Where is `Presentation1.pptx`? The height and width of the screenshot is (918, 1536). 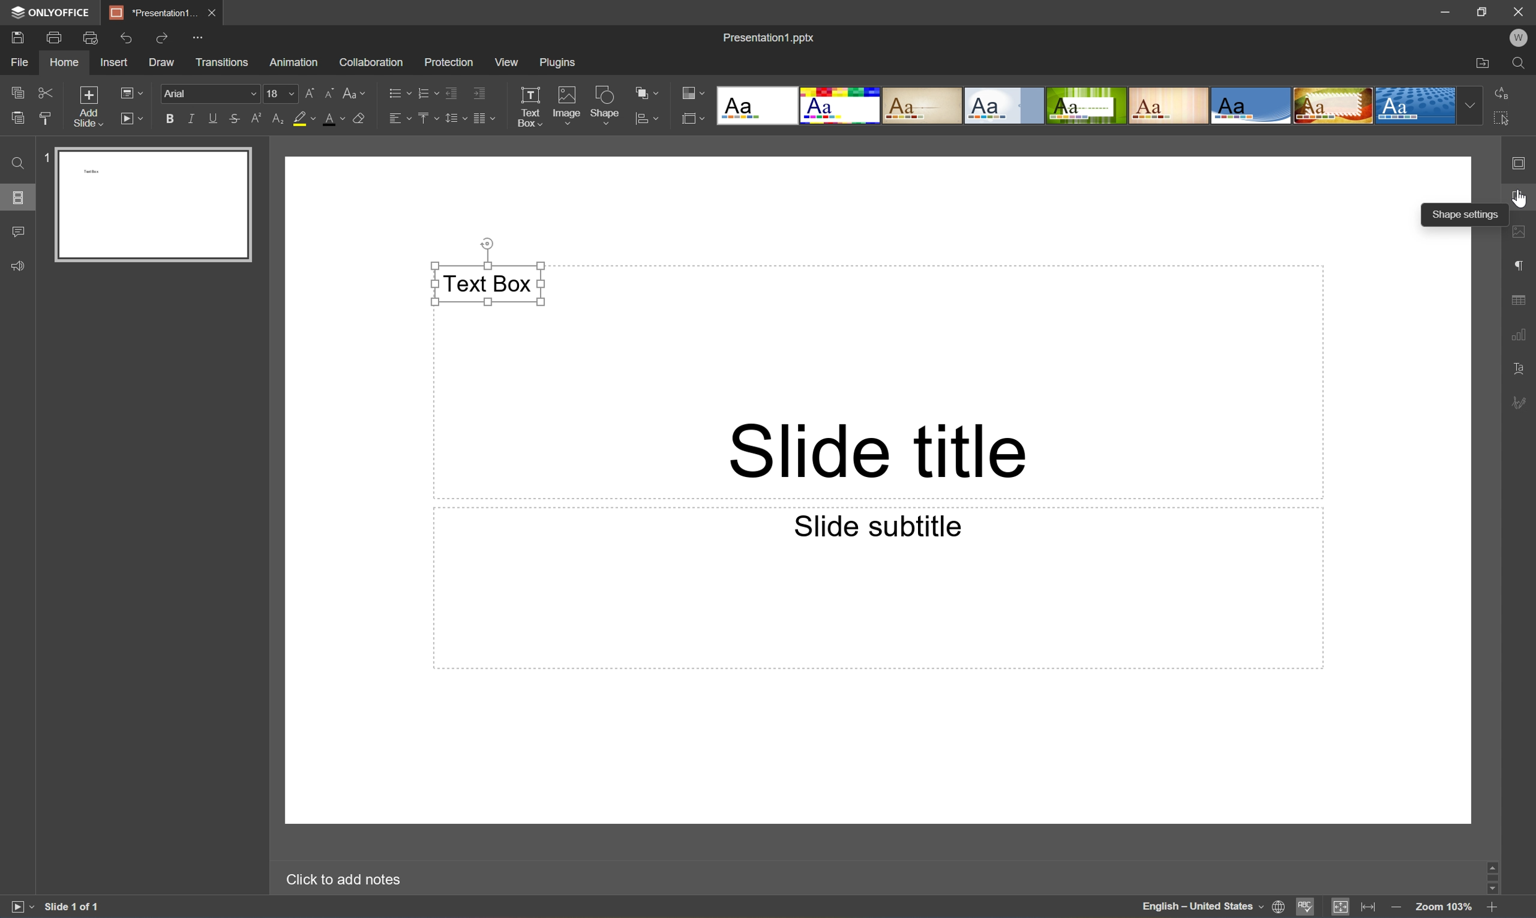
Presentation1.pptx is located at coordinates (771, 39).